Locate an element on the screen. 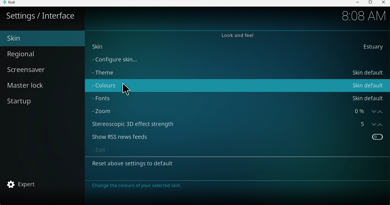 The image size is (390, 205). Fonts is located at coordinates (237, 97).